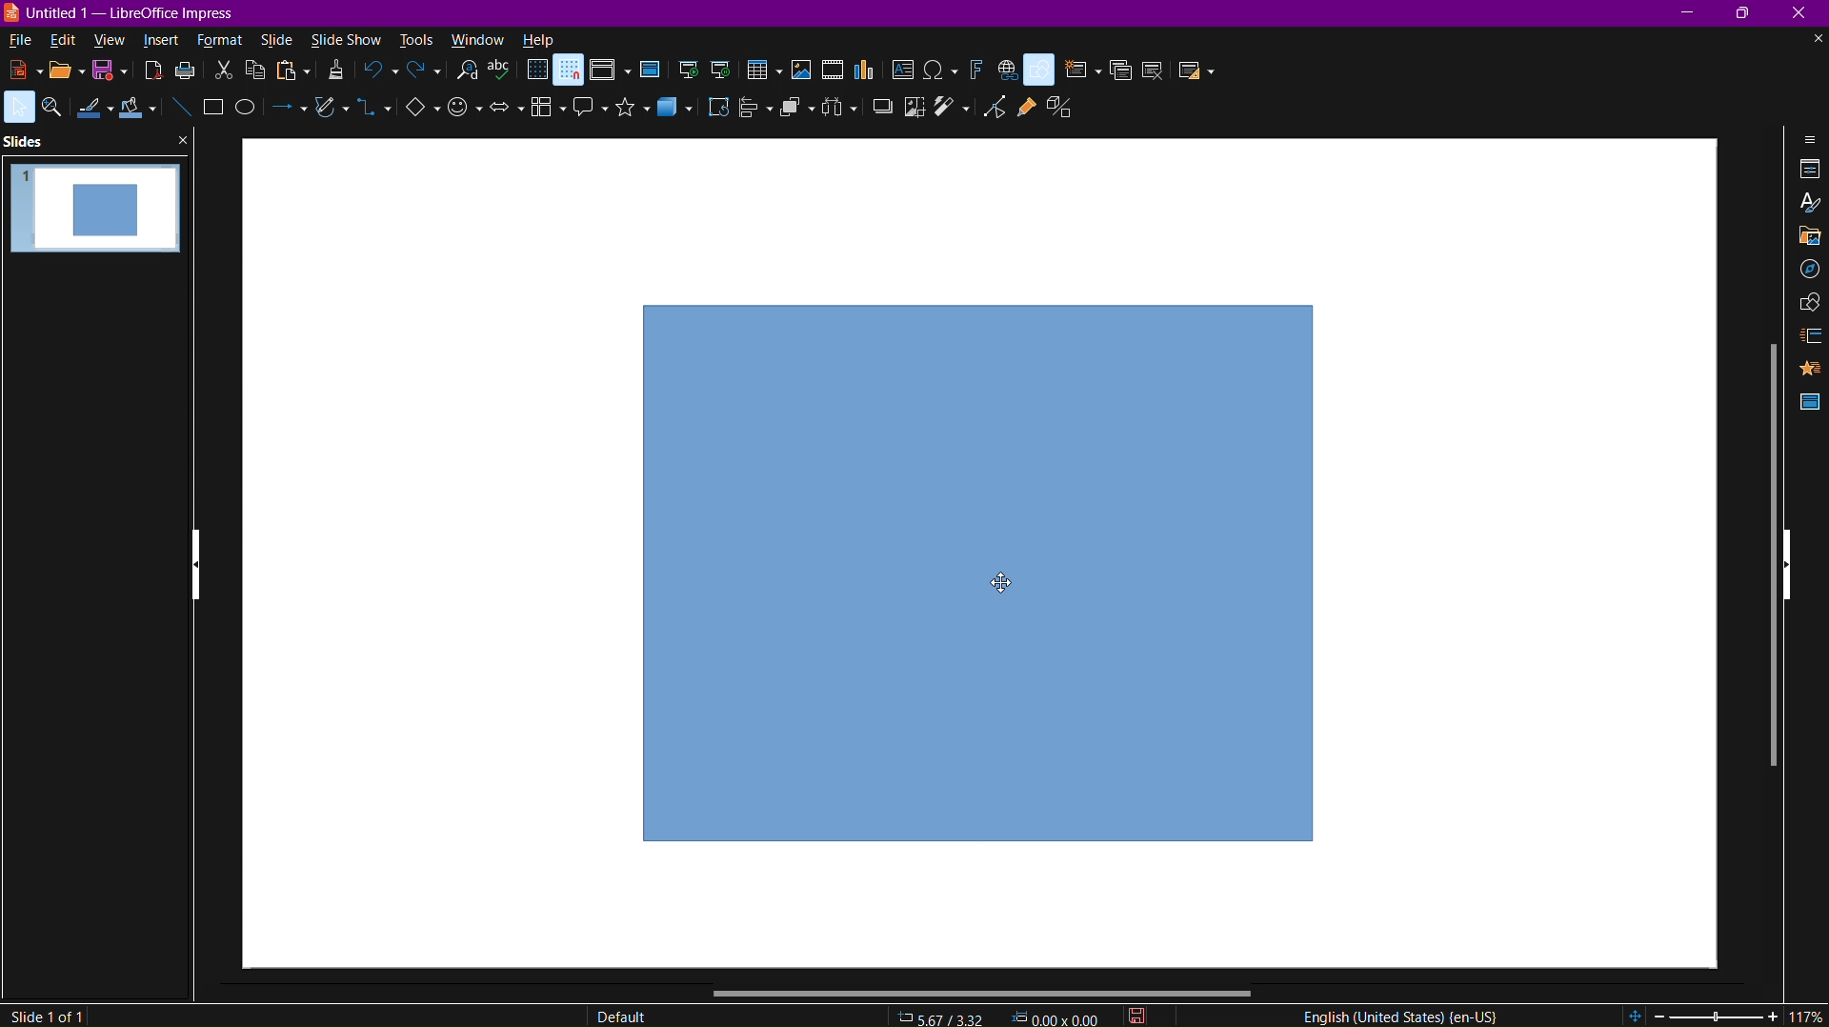 This screenshot has width=1829, height=1027. Describe the element at coordinates (1808, 171) in the screenshot. I see `Properties` at that location.